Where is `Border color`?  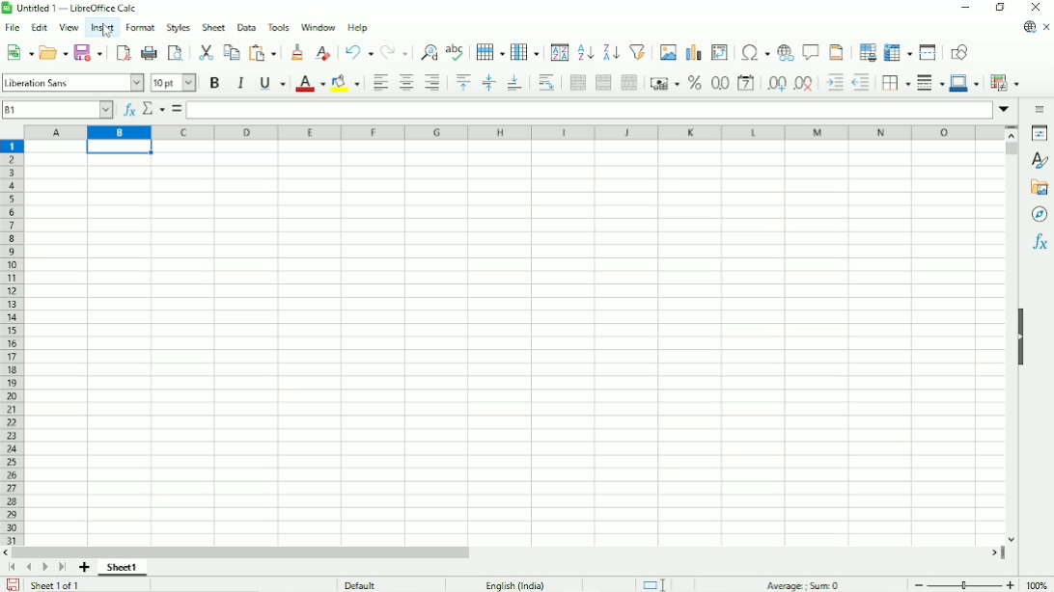 Border color is located at coordinates (965, 83).